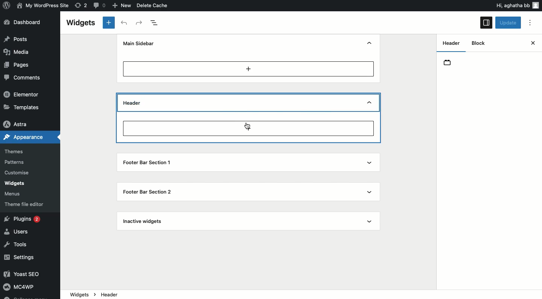 The image size is (542, 299). Describe the element at coordinates (25, 297) in the screenshot. I see `Collapse menu` at that location.